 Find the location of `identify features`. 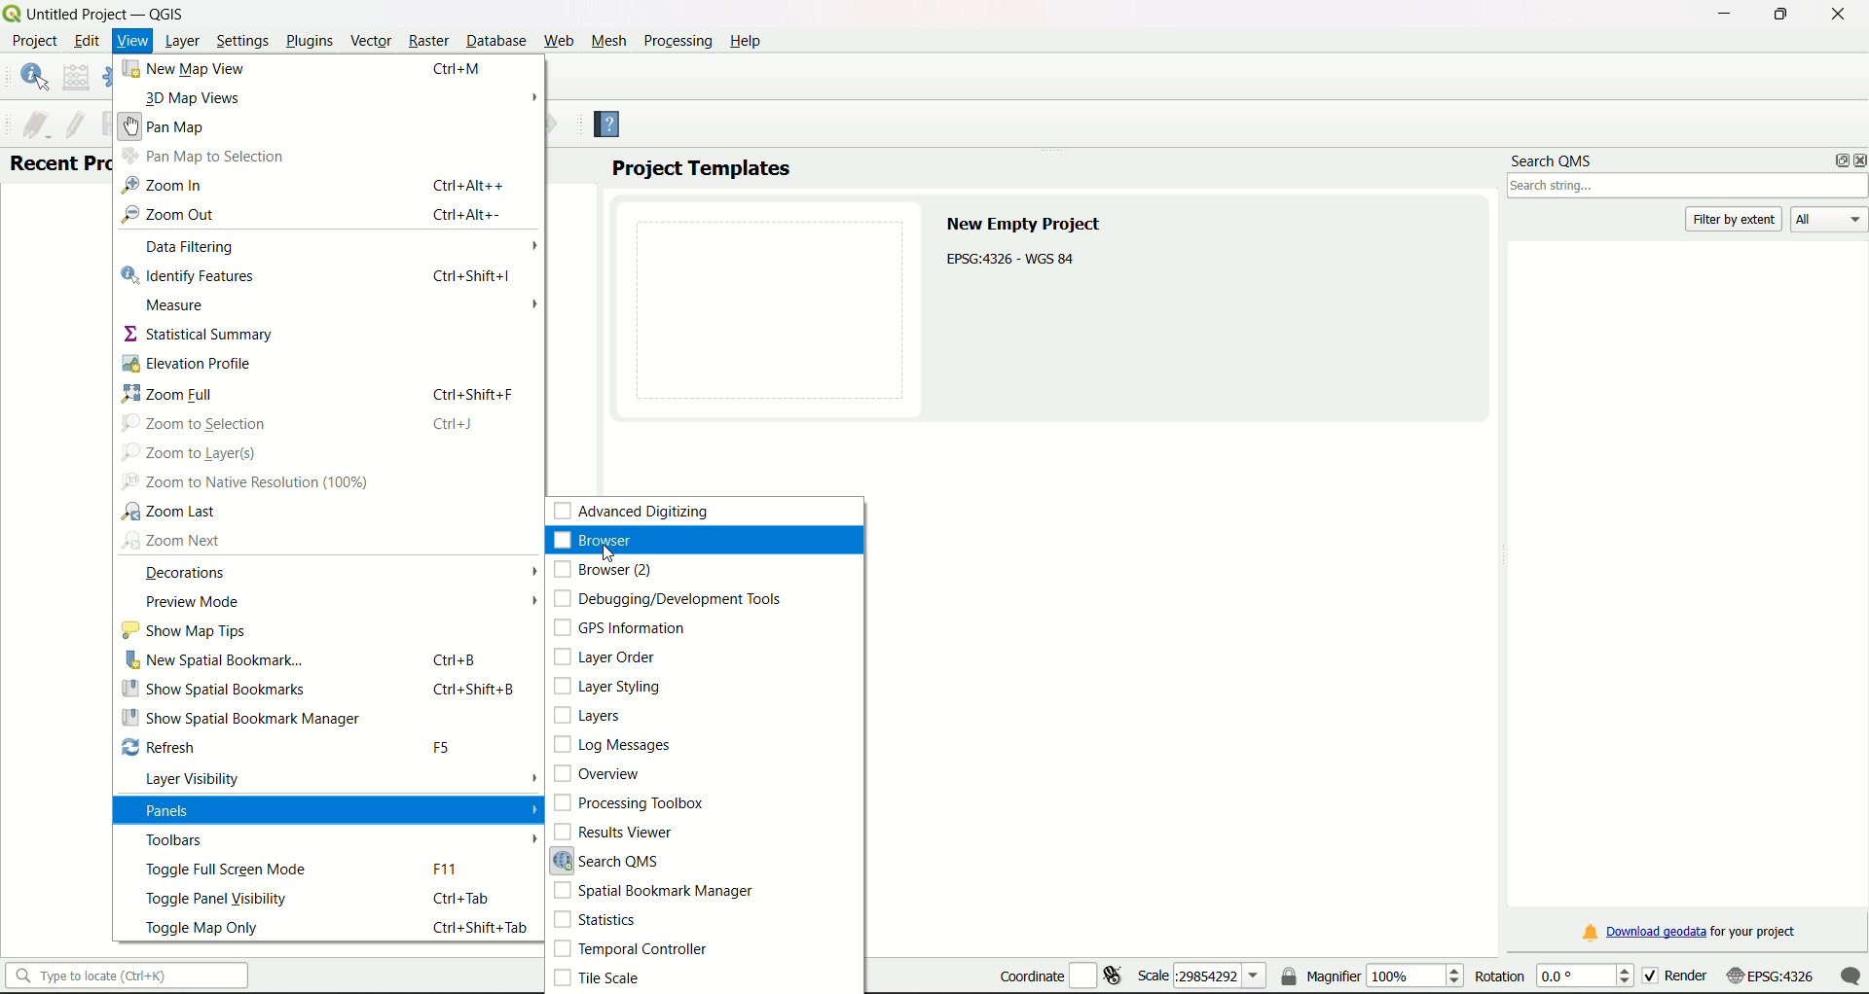

identify features is located at coordinates (33, 75).